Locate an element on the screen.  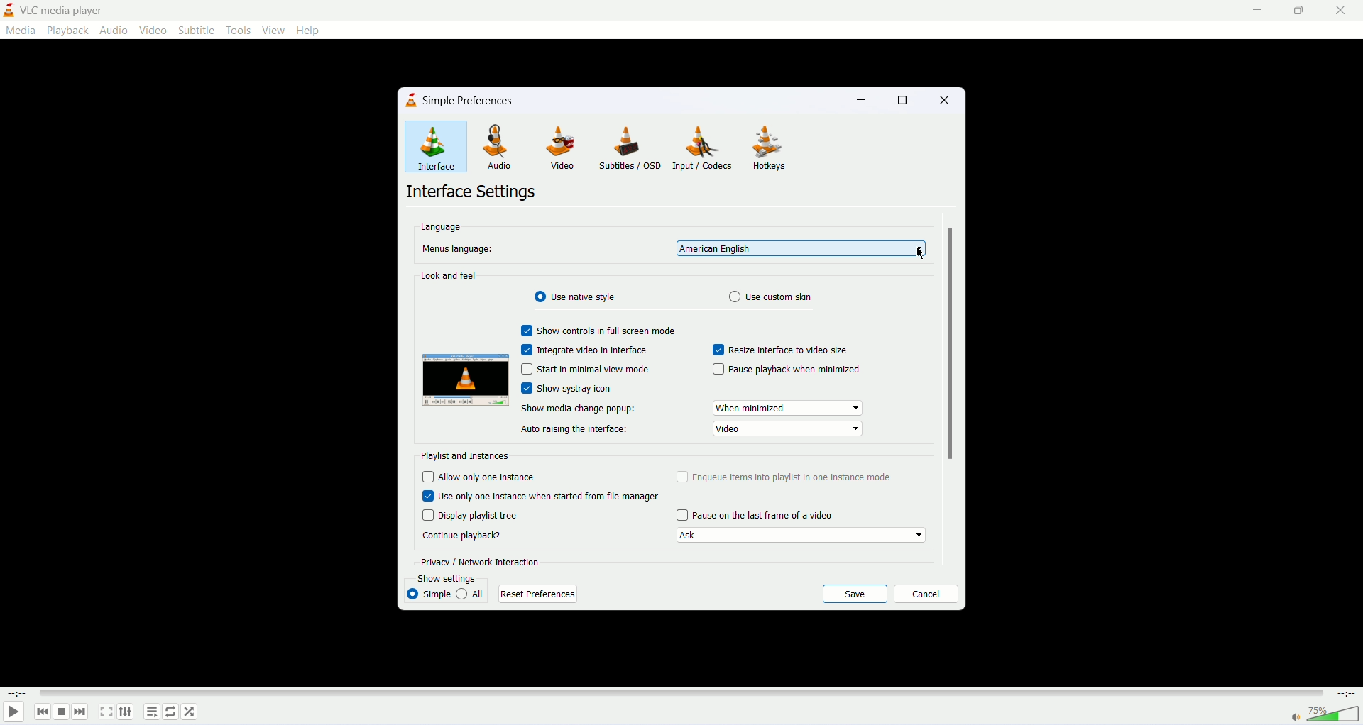
hotkeys is located at coordinates (767, 148).